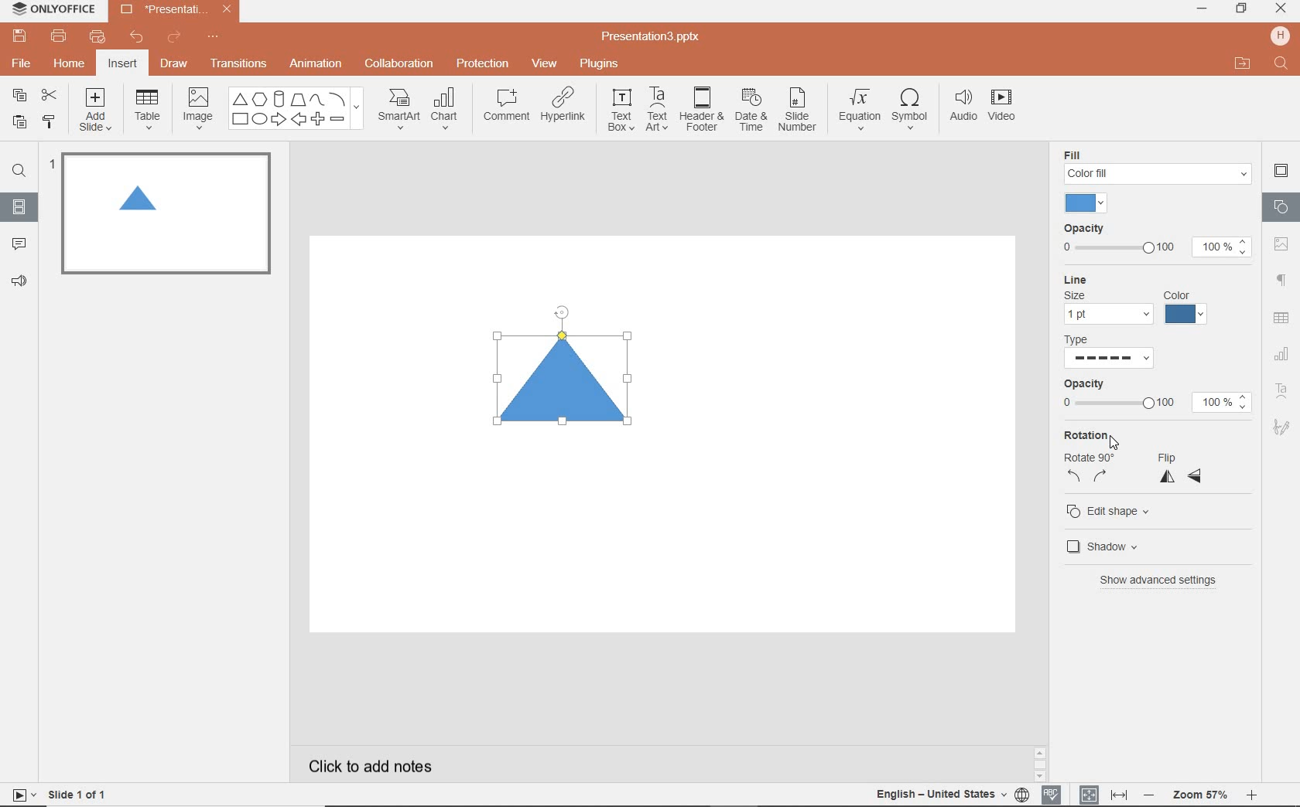 This screenshot has height=807, width=1300. I want to click on shadow, so click(1110, 547).